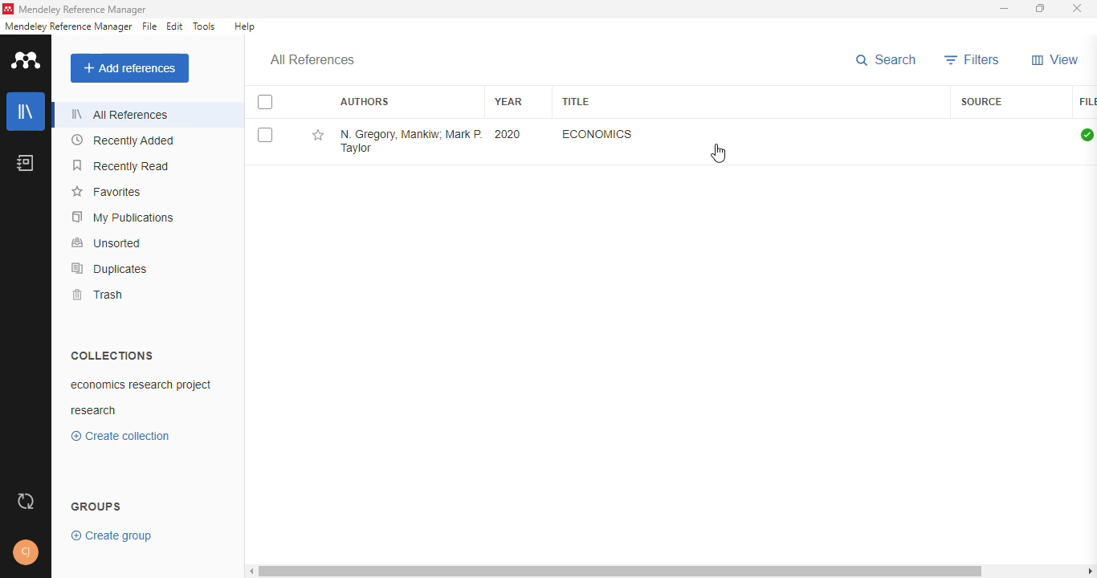 The image size is (1097, 578). What do you see at coordinates (981, 100) in the screenshot?
I see `source` at bounding box center [981, 100].